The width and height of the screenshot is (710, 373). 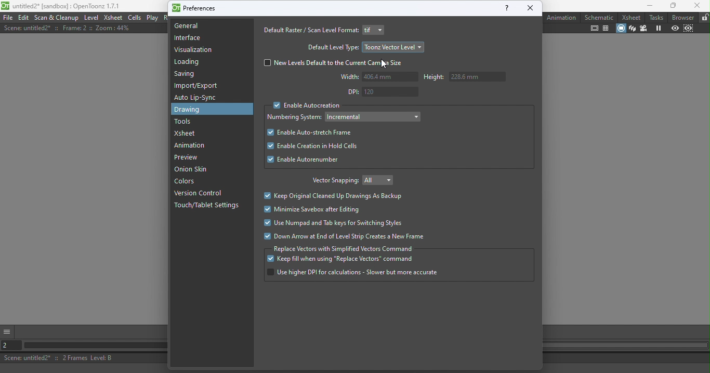 I want to click on Xsheet, so click(x=629, y=17).